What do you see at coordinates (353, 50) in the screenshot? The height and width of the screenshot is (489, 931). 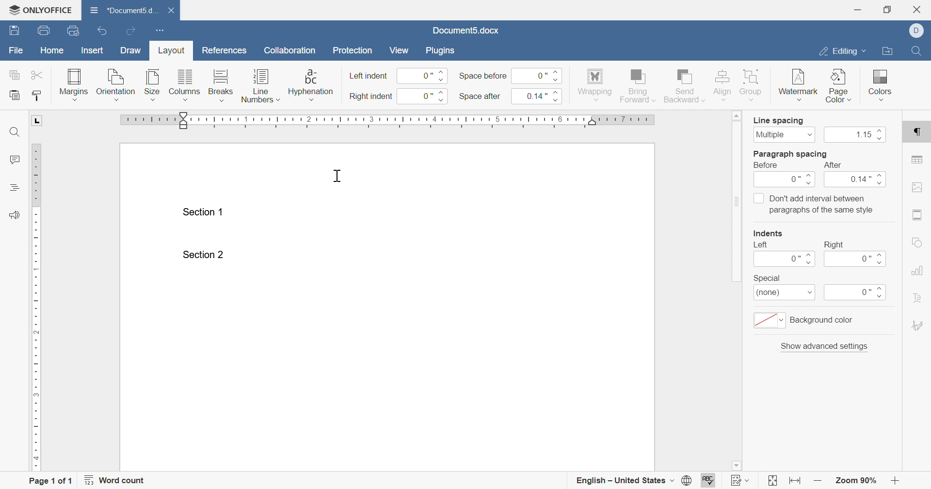 I see `protection` at bounding box center [353, 50].